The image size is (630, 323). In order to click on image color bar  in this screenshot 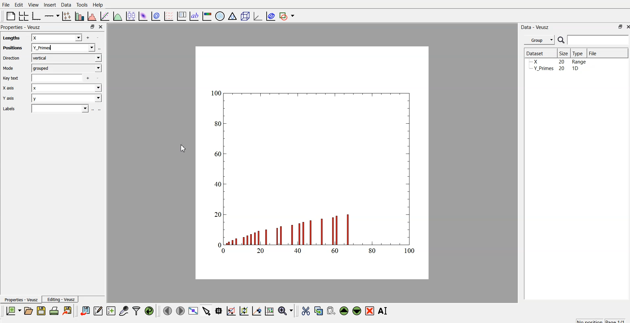, I will do `click(207, 17)`.